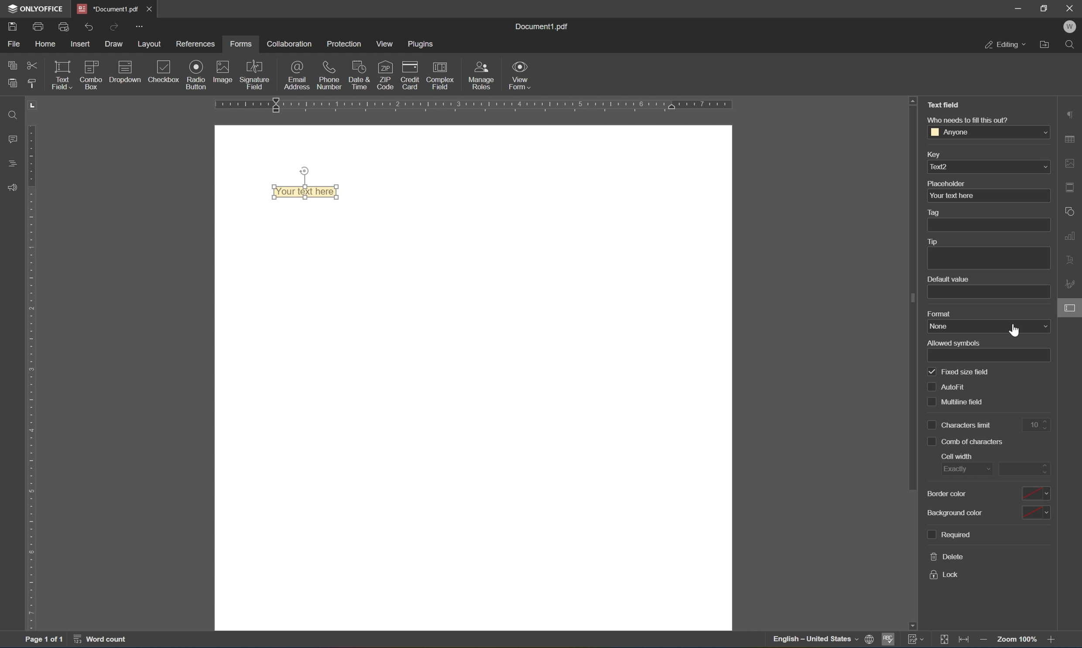 The image size is (1082, 648). Describe the element at coordinates (114, 27) in the screenshot. I see `redo` at that location.